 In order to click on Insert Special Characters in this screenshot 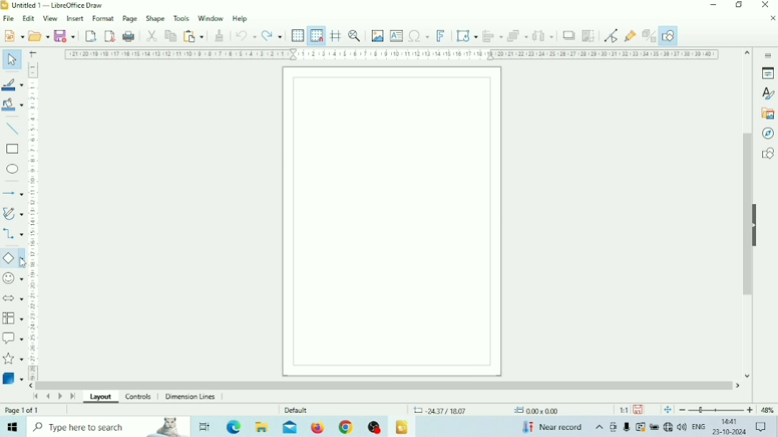, I will do `click(419, 36)`.